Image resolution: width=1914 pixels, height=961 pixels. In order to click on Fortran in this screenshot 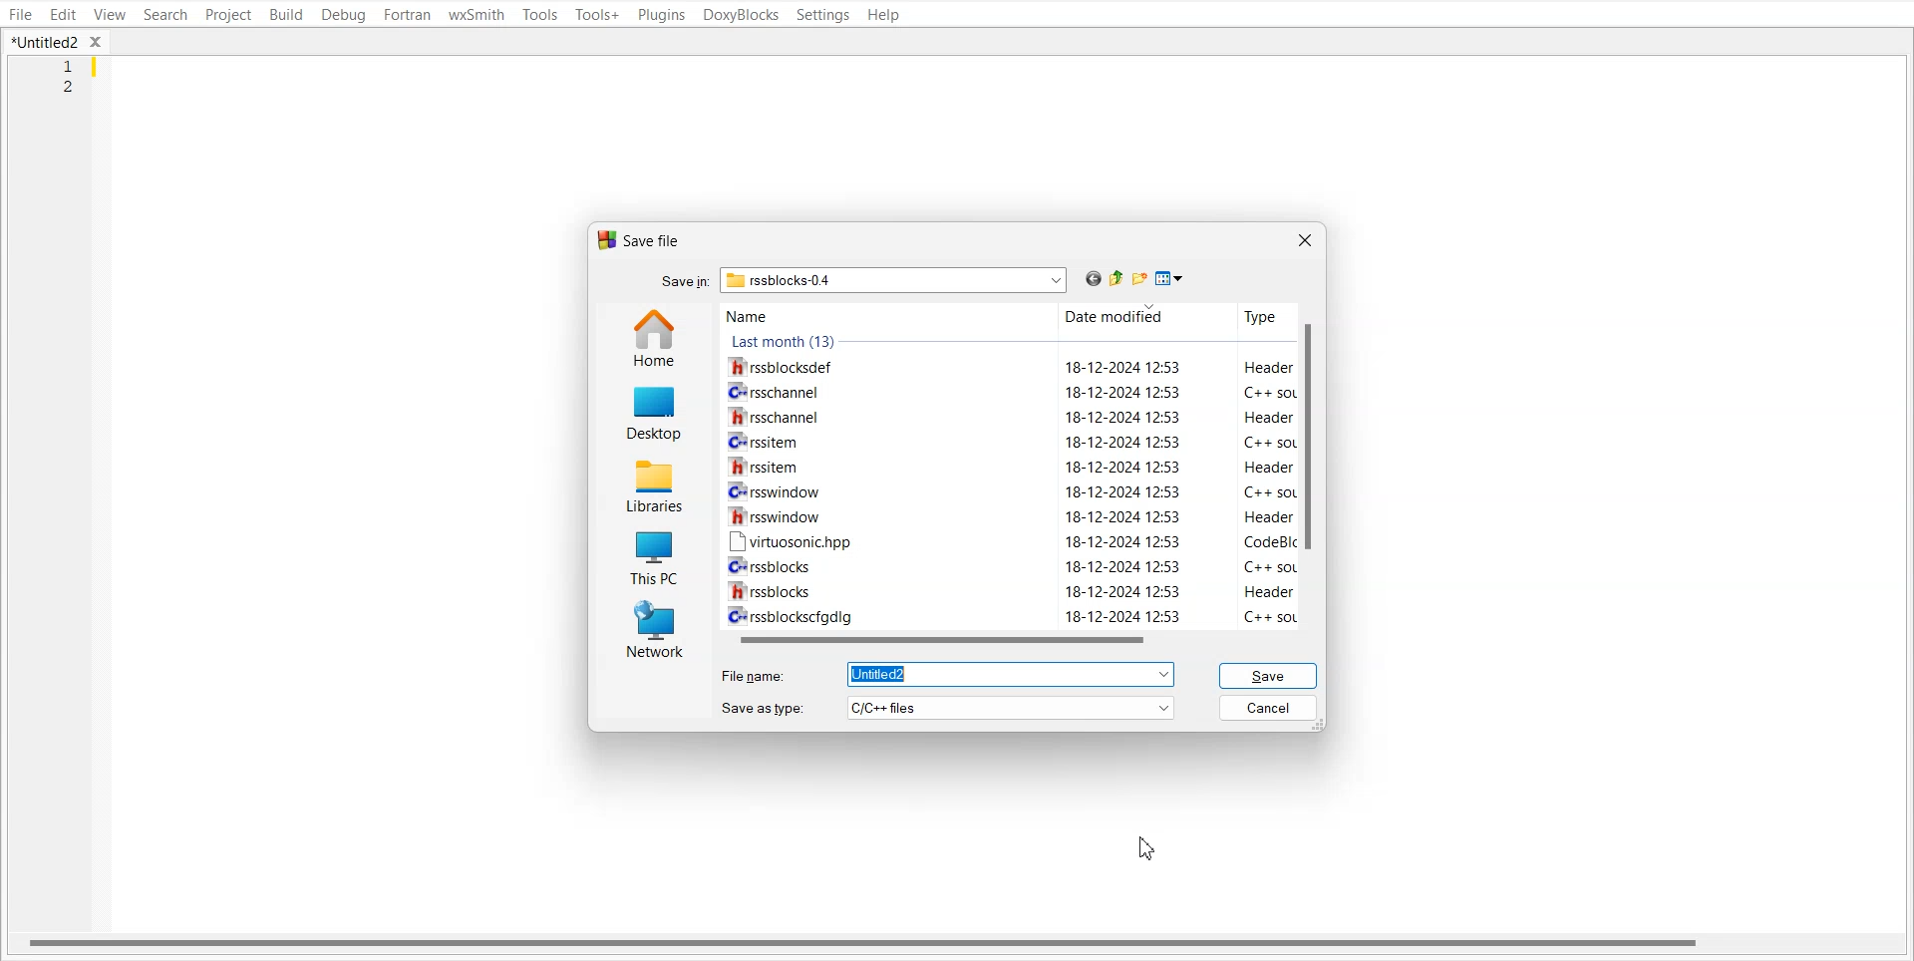, I will do `click(408, 14)`.